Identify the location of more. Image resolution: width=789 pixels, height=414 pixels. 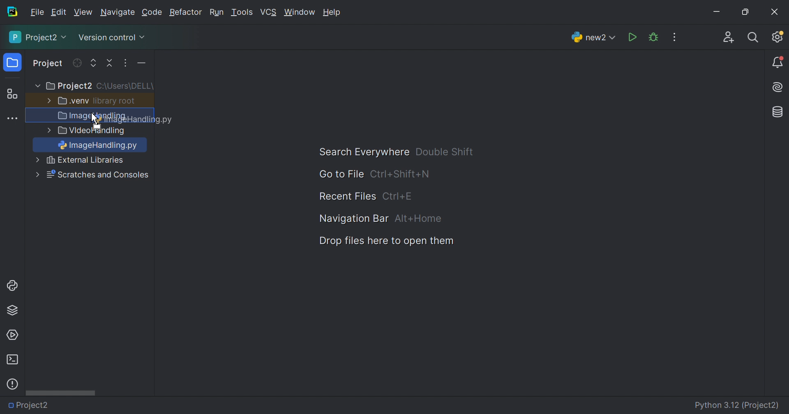
(36, 161).